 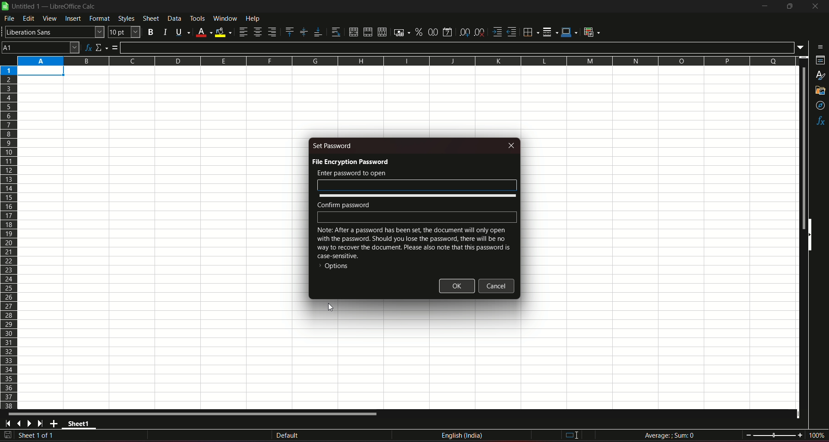 I want to click on vertical scroll bar, so click(x=803, y=148).